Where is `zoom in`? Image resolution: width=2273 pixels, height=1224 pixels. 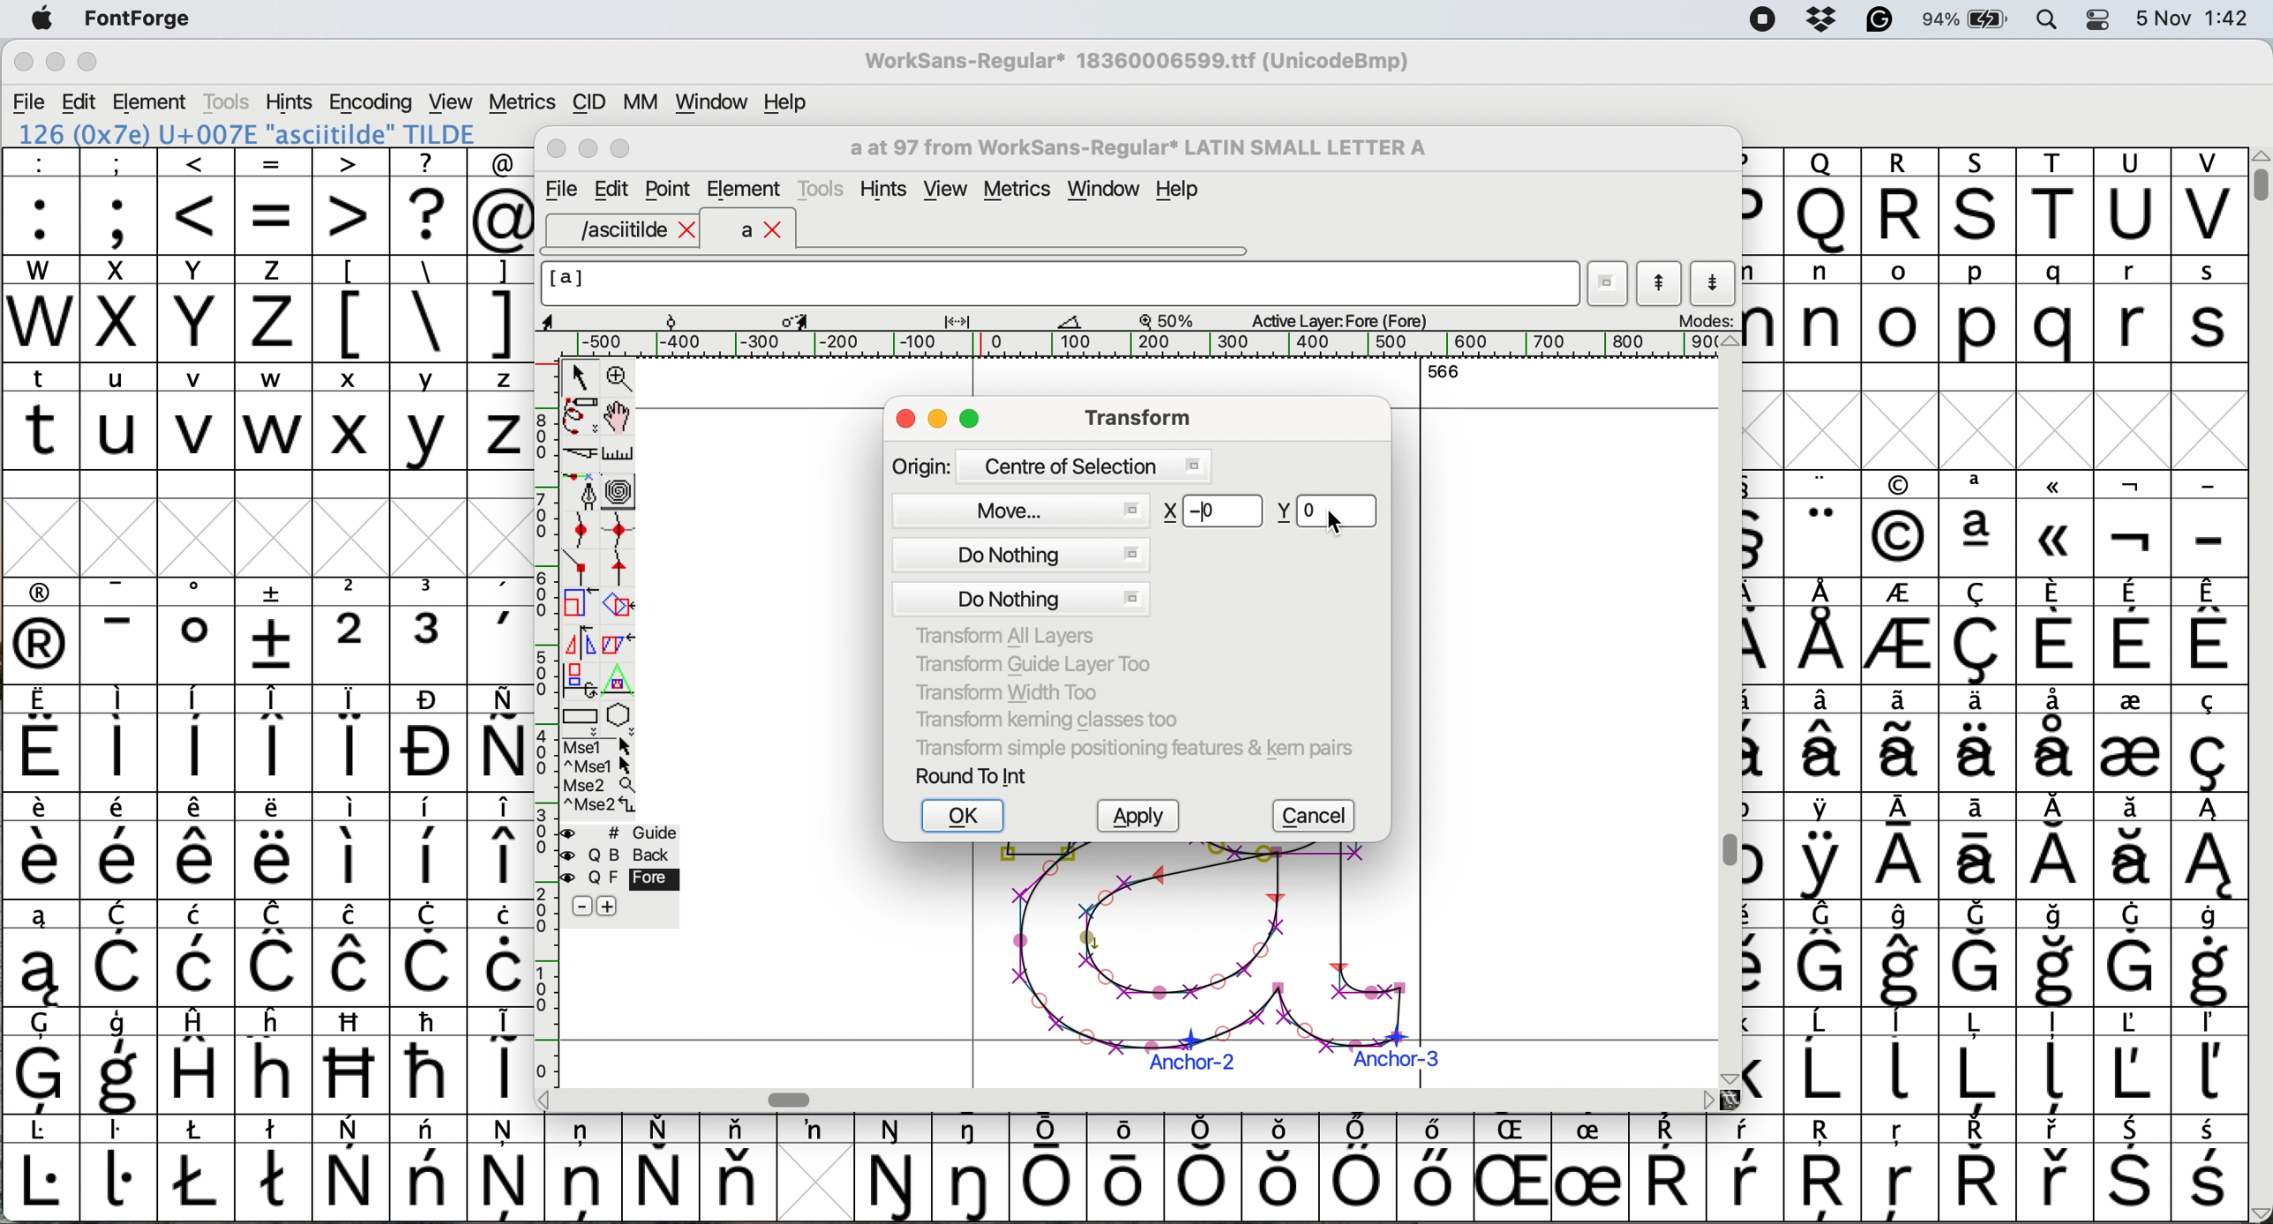
zoom in is located at coordinates (623, 380).